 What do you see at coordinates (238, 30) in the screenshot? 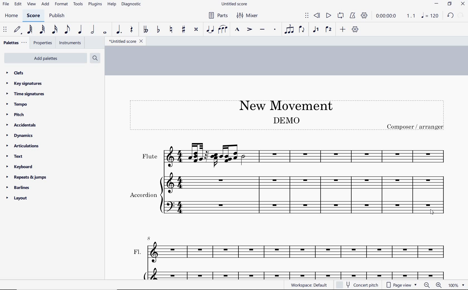
I see `marcato` at bounding box center [238, 30].